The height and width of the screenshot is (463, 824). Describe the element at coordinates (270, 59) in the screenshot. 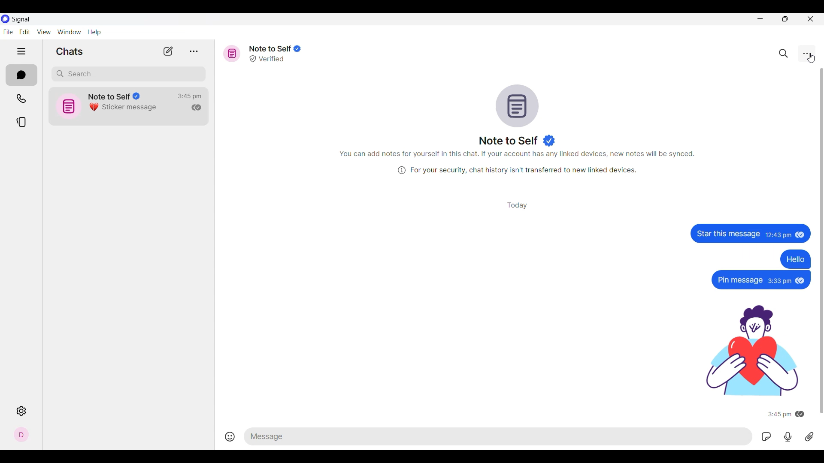

I see `Verified` at that location.